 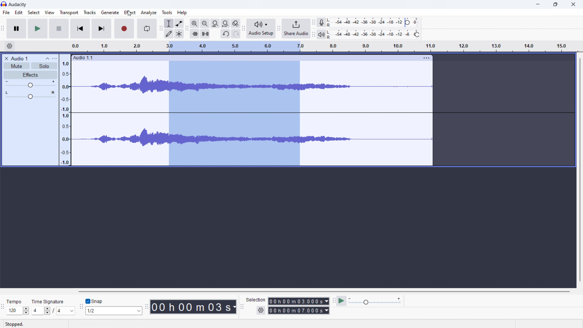 What do you see at coordinates (43, 66) in the screenshot?
I see `solo` at bounding box center [43, 66].